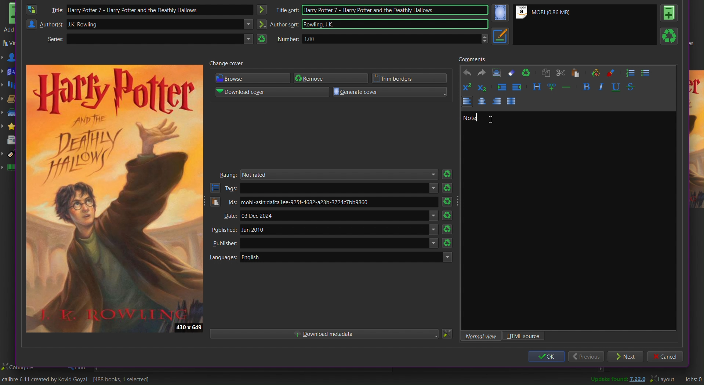 The width and height of the screenshot is (704, 385). Describe the element at coordinates (11, 44) in the screenshot. I see `Virtual library` at that location.